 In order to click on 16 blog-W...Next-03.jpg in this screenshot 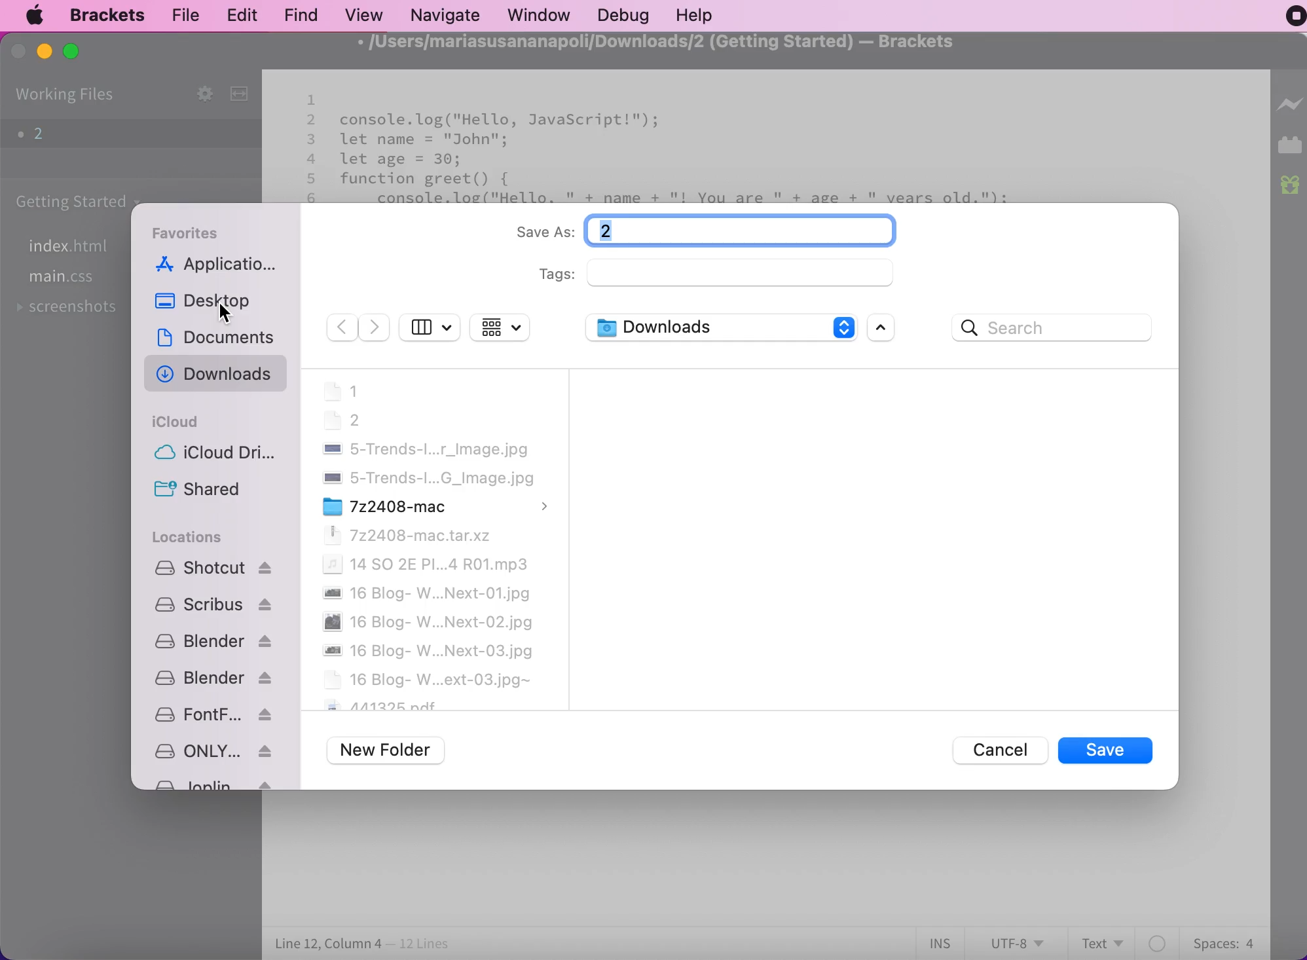, I will do `click(428, 652)`.